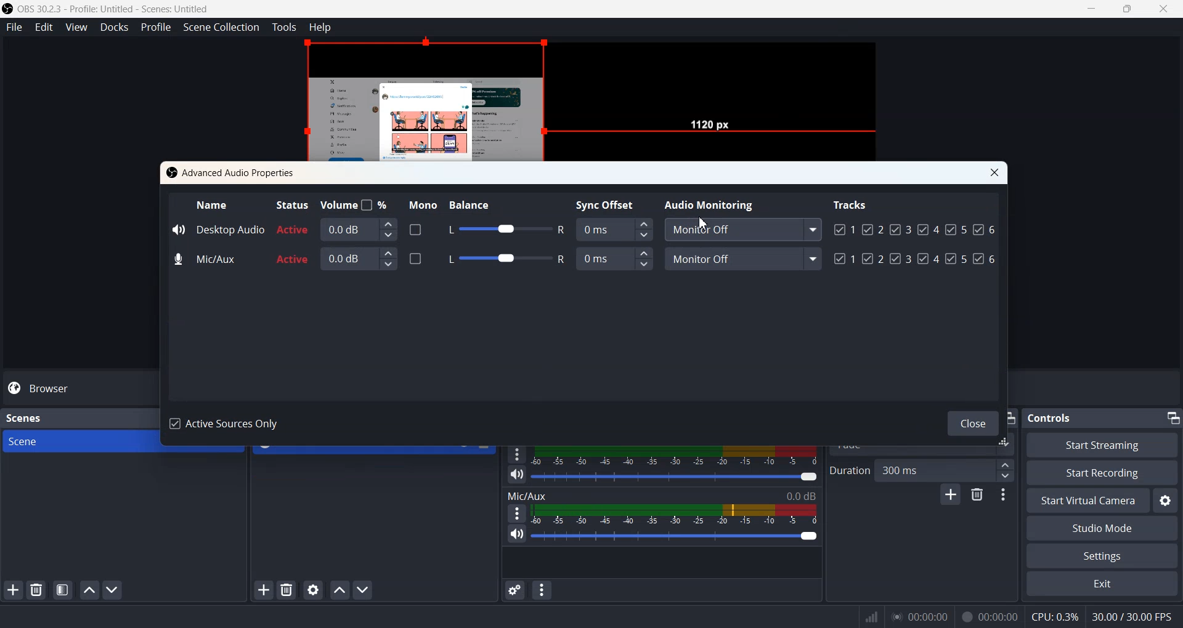 This screenshot has height=628, width=1183. I want to click on Profile, so click(157, 27).